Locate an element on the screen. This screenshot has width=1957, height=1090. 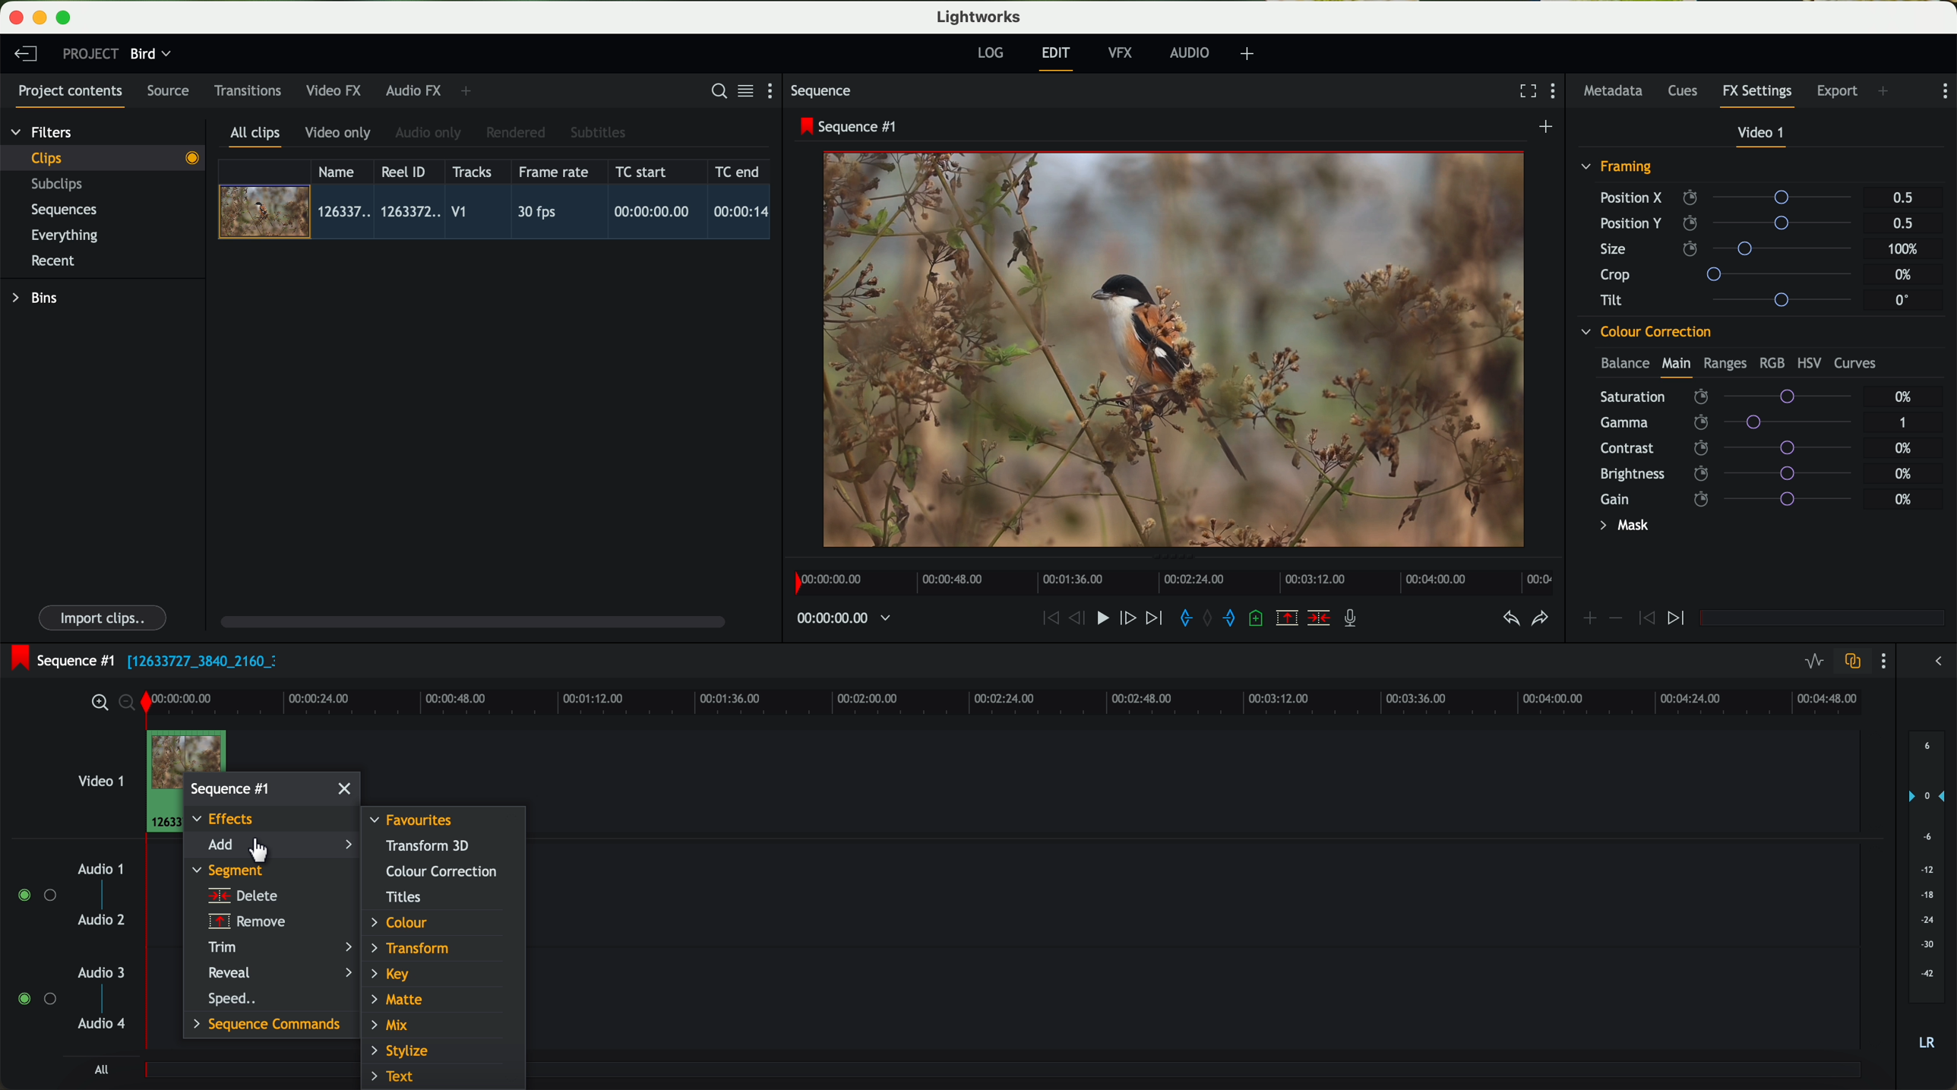
frame rate is located at coordinates (554, 172).